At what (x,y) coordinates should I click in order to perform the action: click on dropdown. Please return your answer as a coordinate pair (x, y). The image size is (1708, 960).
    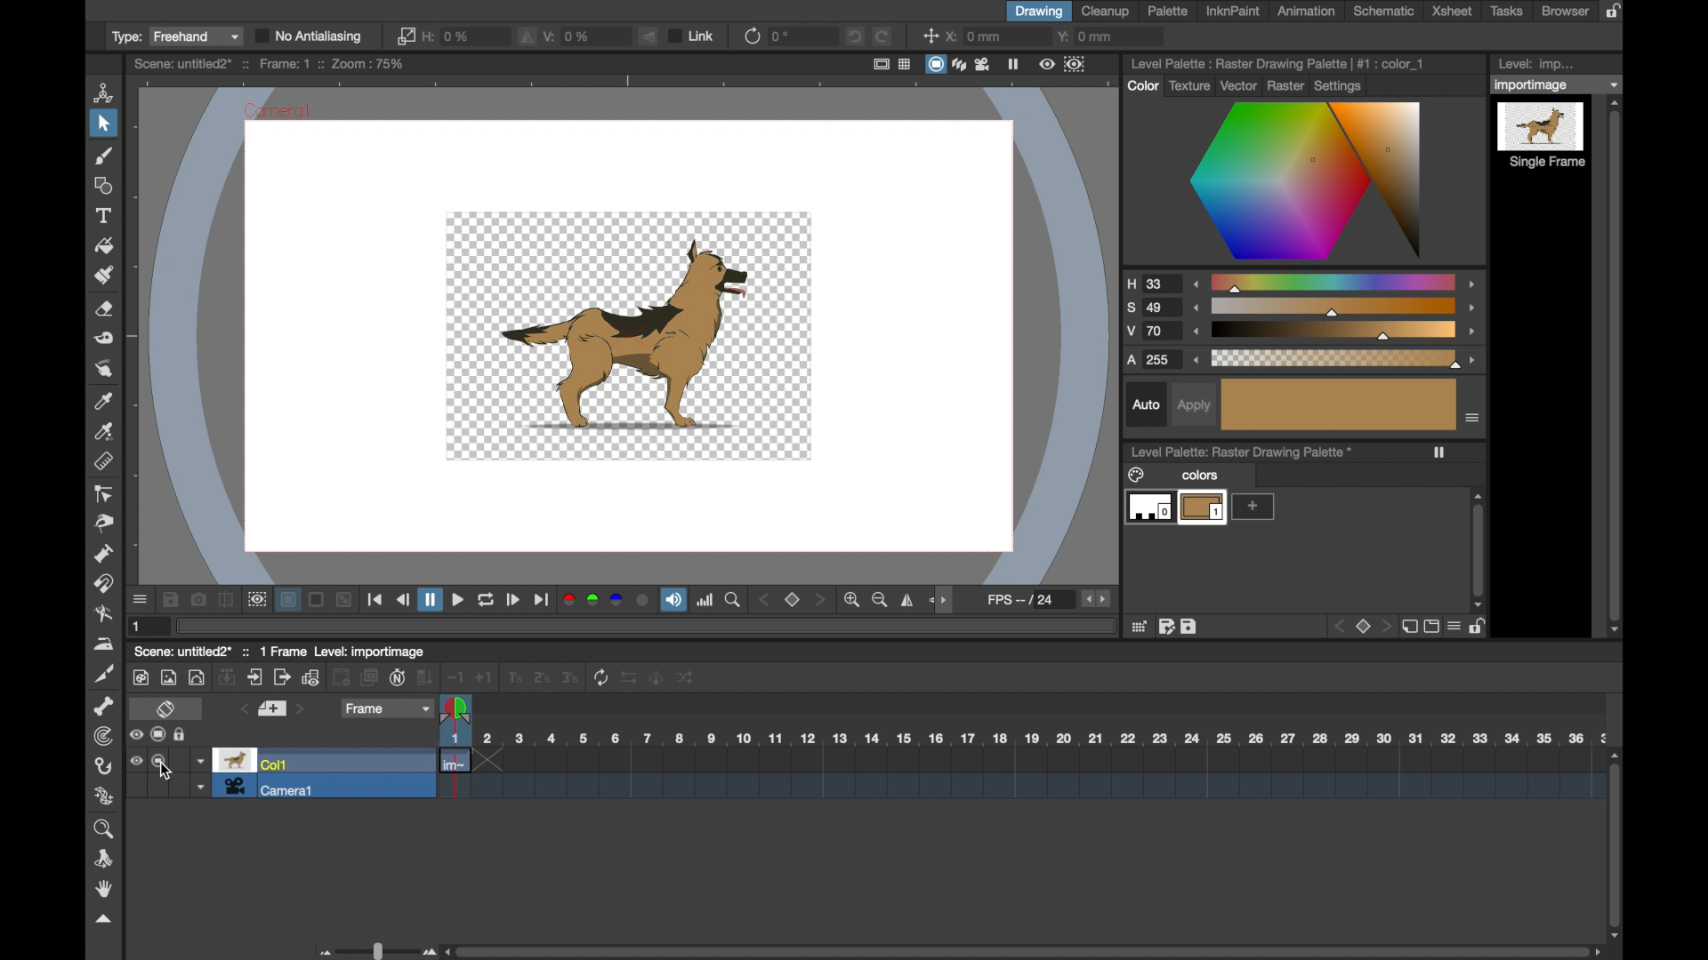
    Looking at the image, I should click on (201, 762).